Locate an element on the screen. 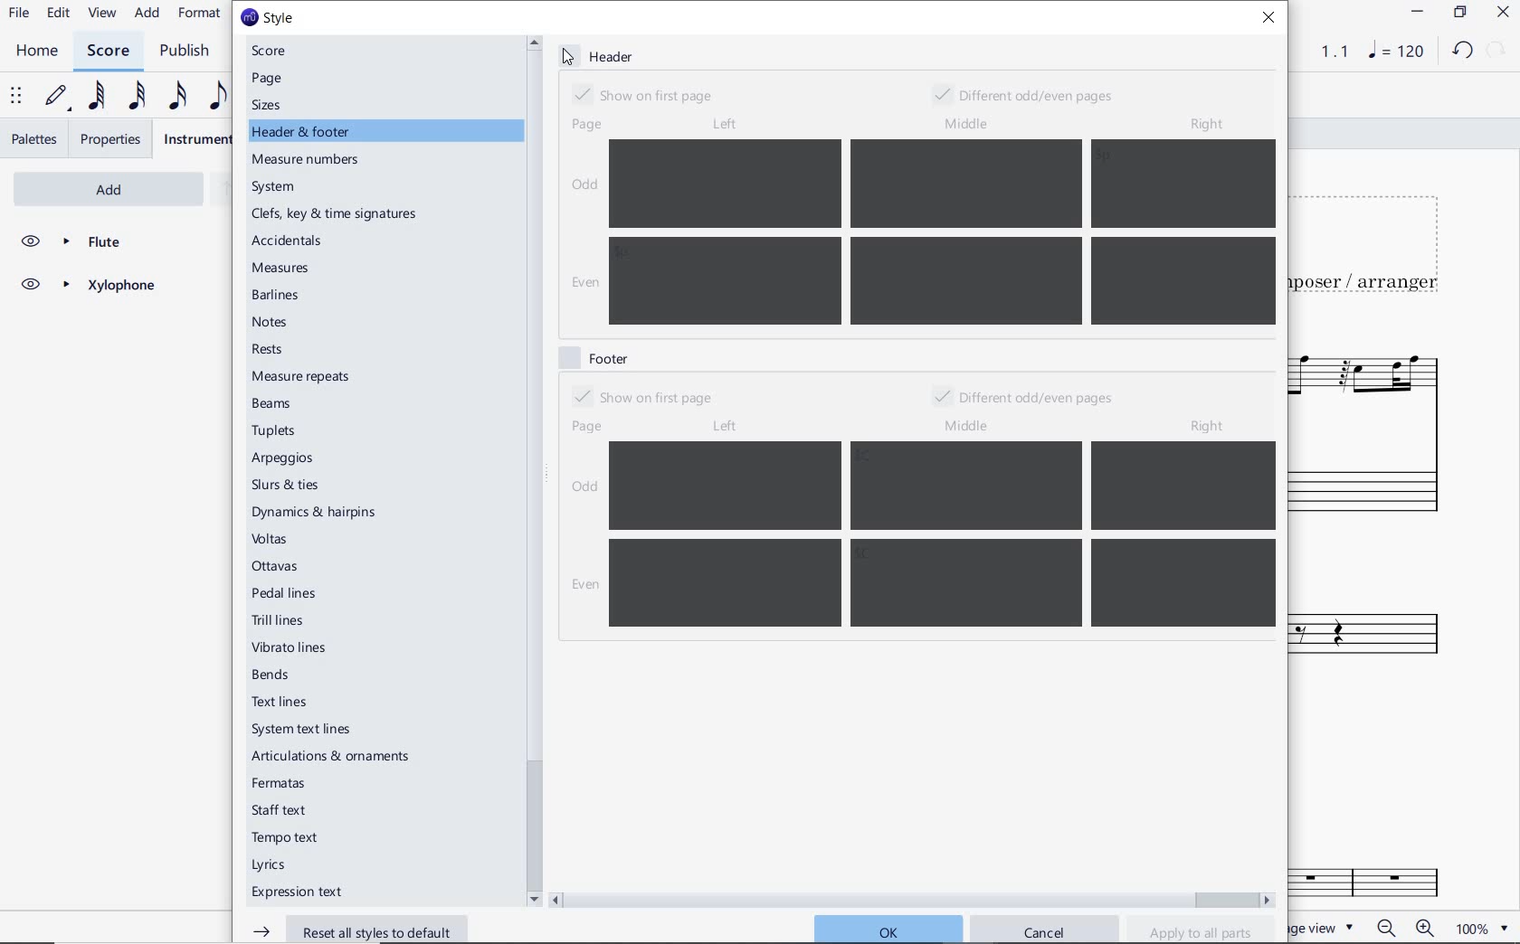 The height and width of the screenshot is (944, 1520). trill lines is located at coordinates (279, 620).